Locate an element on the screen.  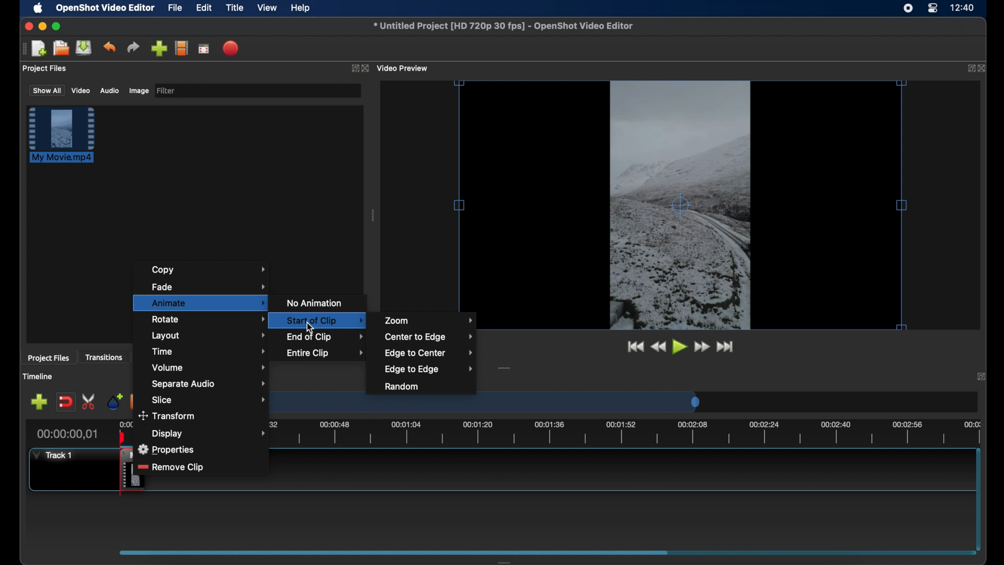
end of clip menu is located at coordinates (326, 336).